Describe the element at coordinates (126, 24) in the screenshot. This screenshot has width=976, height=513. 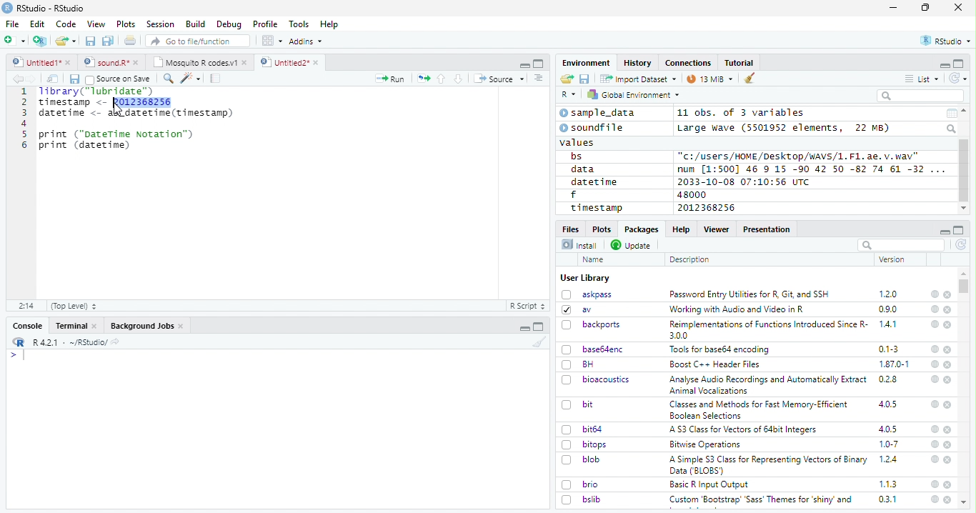
I see `Plots` at that location.